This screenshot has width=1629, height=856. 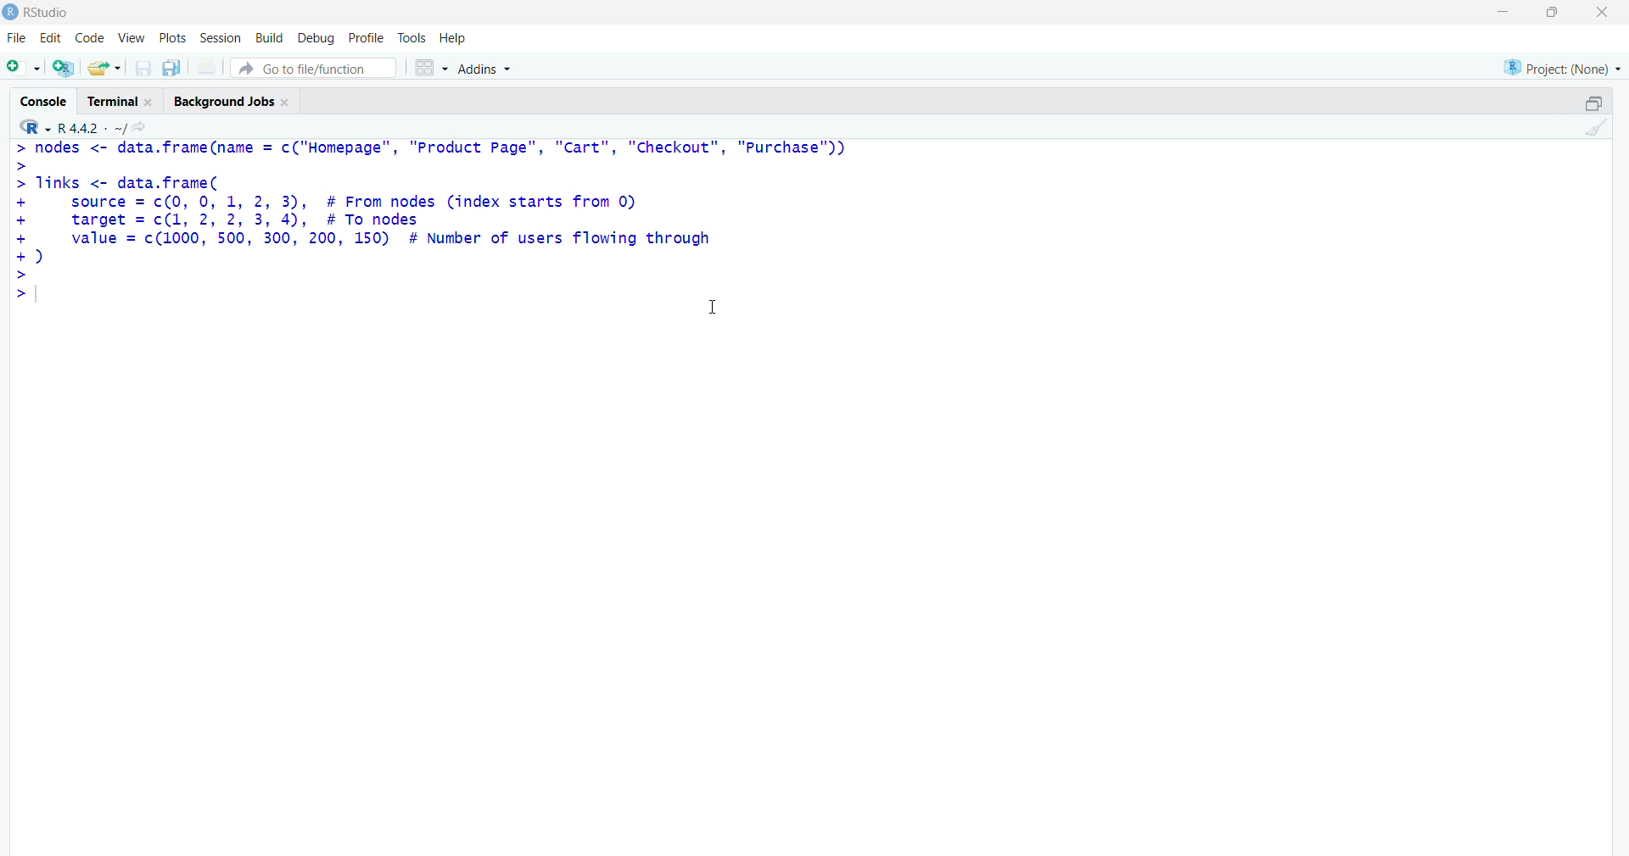 I want to click on add file, so click(x=64, y=69).